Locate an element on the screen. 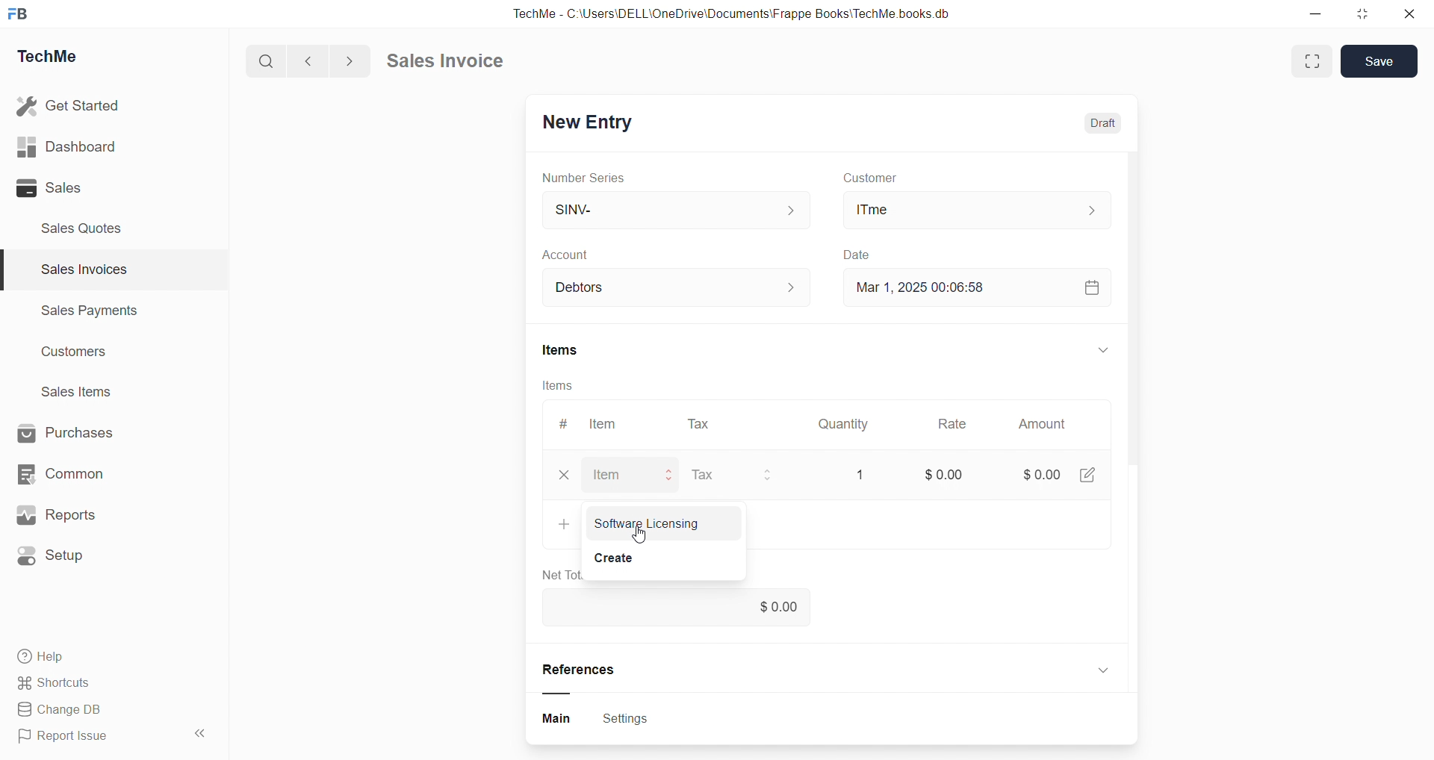 Image resolution: width=1434 pixels, height=760 pixels. TechMe - C-\Users\DELL\OneDrive\Documents\Frappe Books'TechMe books db is located at coordinates (747, 11).